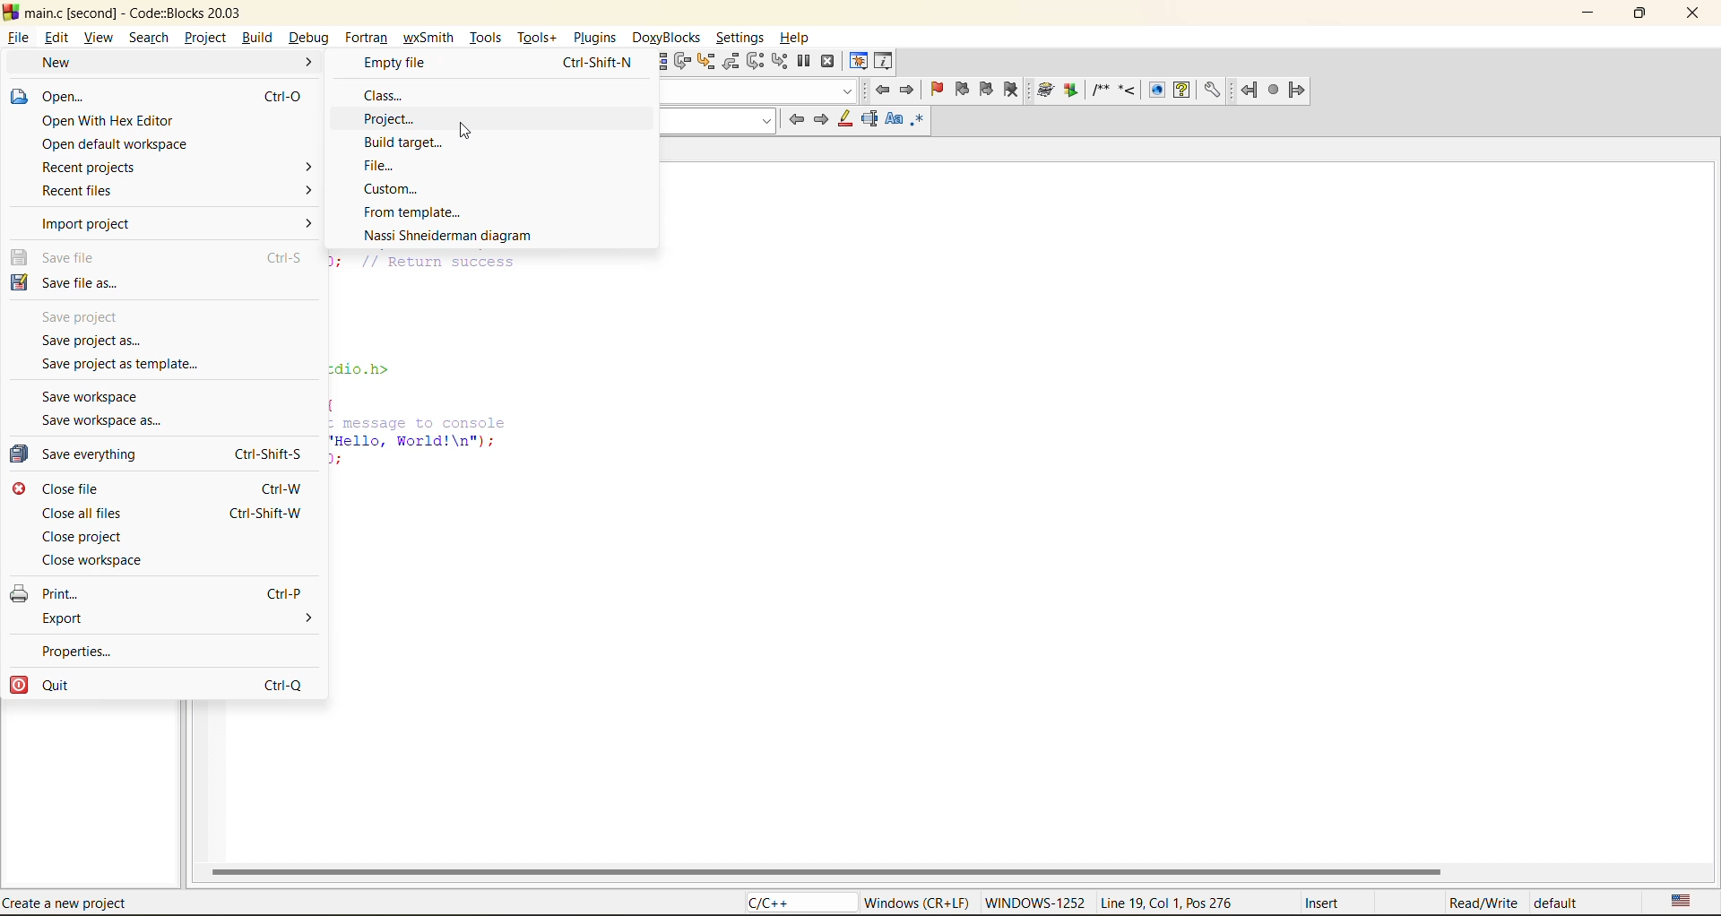 This screenshot has width=1721, height=916. I want to click on project, so click(389, 117).